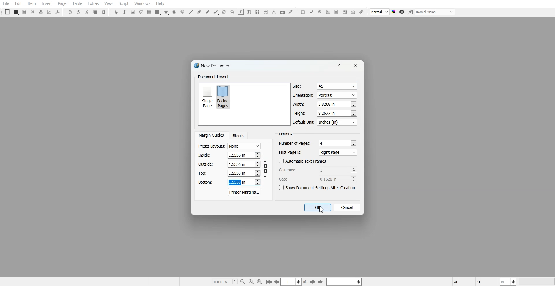 This screenshot has width=555, height=286. Describe the element at coordinates (318, 170) in the screenshot. I see `Column adjuster` at that location.